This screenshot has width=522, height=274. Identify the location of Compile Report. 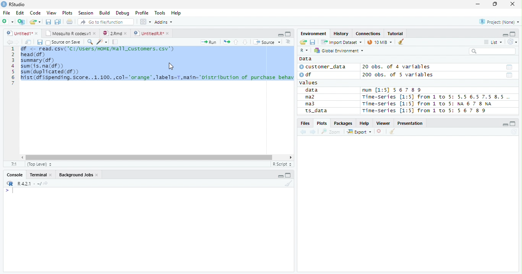
(115, 42).